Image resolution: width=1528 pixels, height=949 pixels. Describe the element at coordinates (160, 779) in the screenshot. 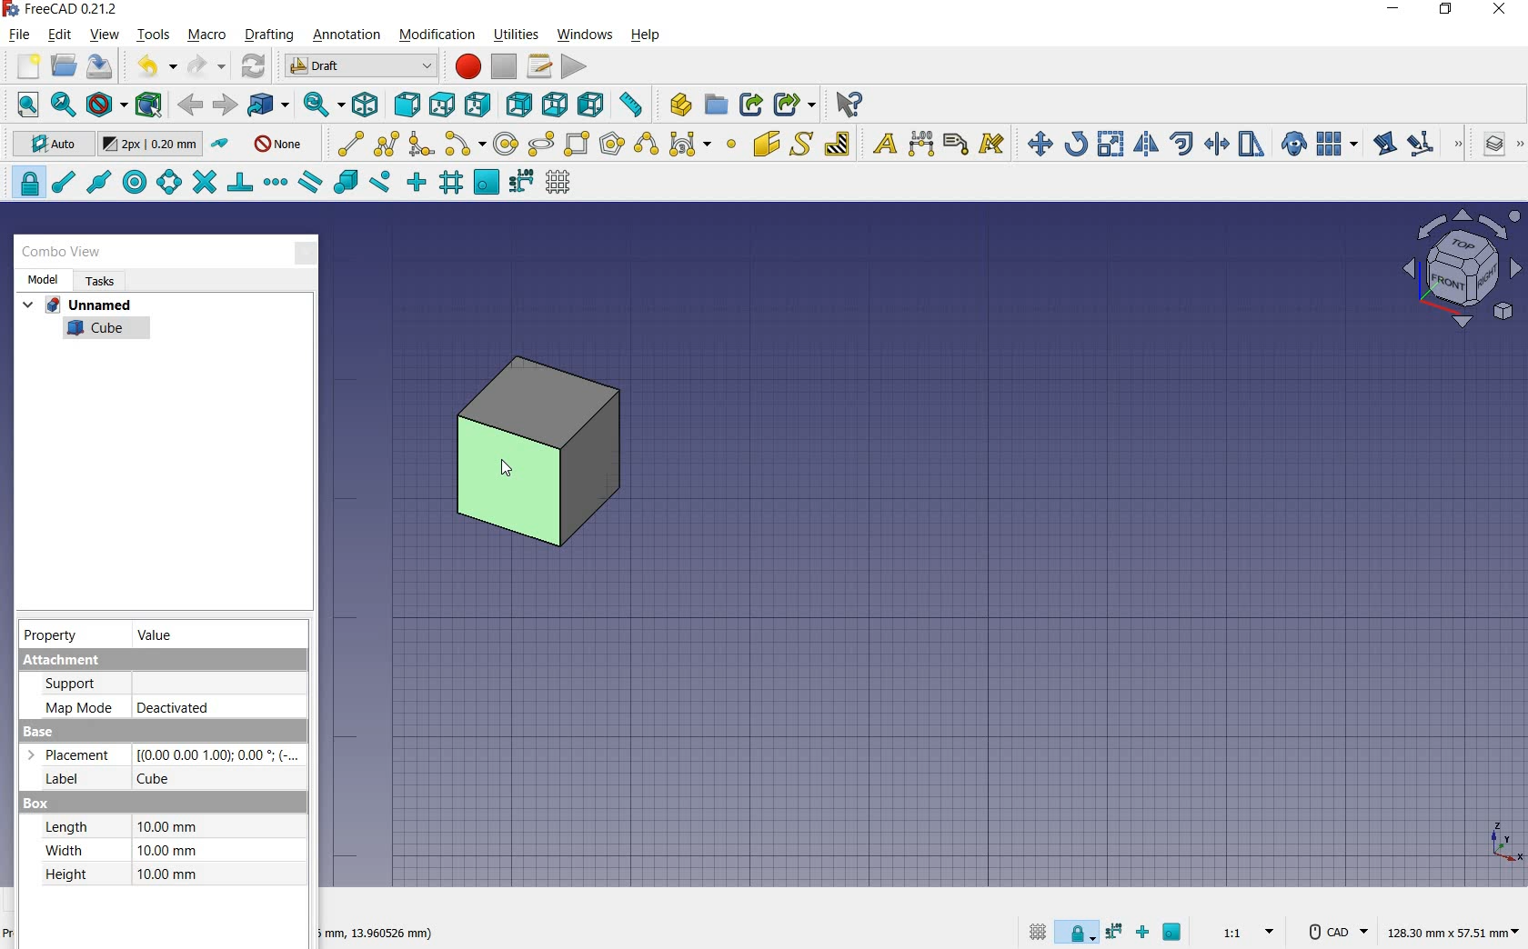

I see `cube` at that location.